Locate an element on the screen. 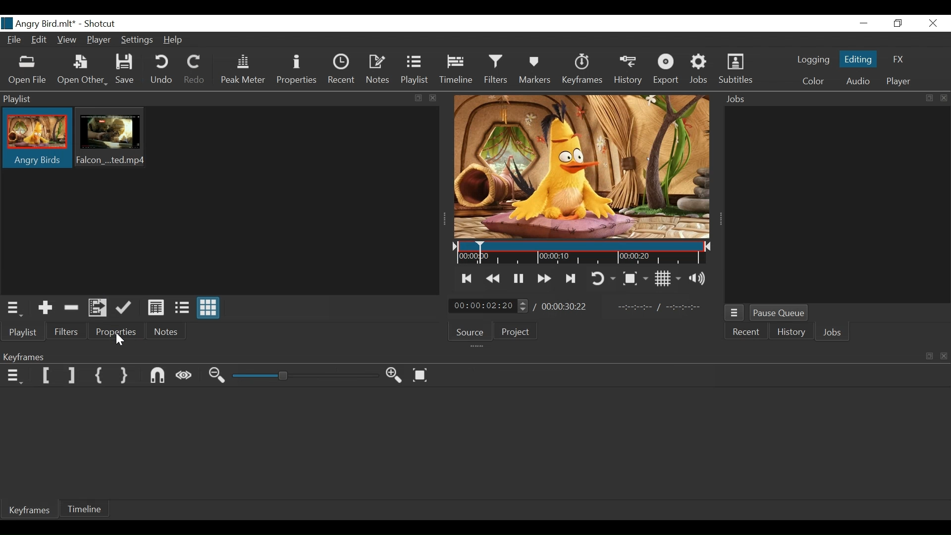  Open File is located at coordinates (26, 71).